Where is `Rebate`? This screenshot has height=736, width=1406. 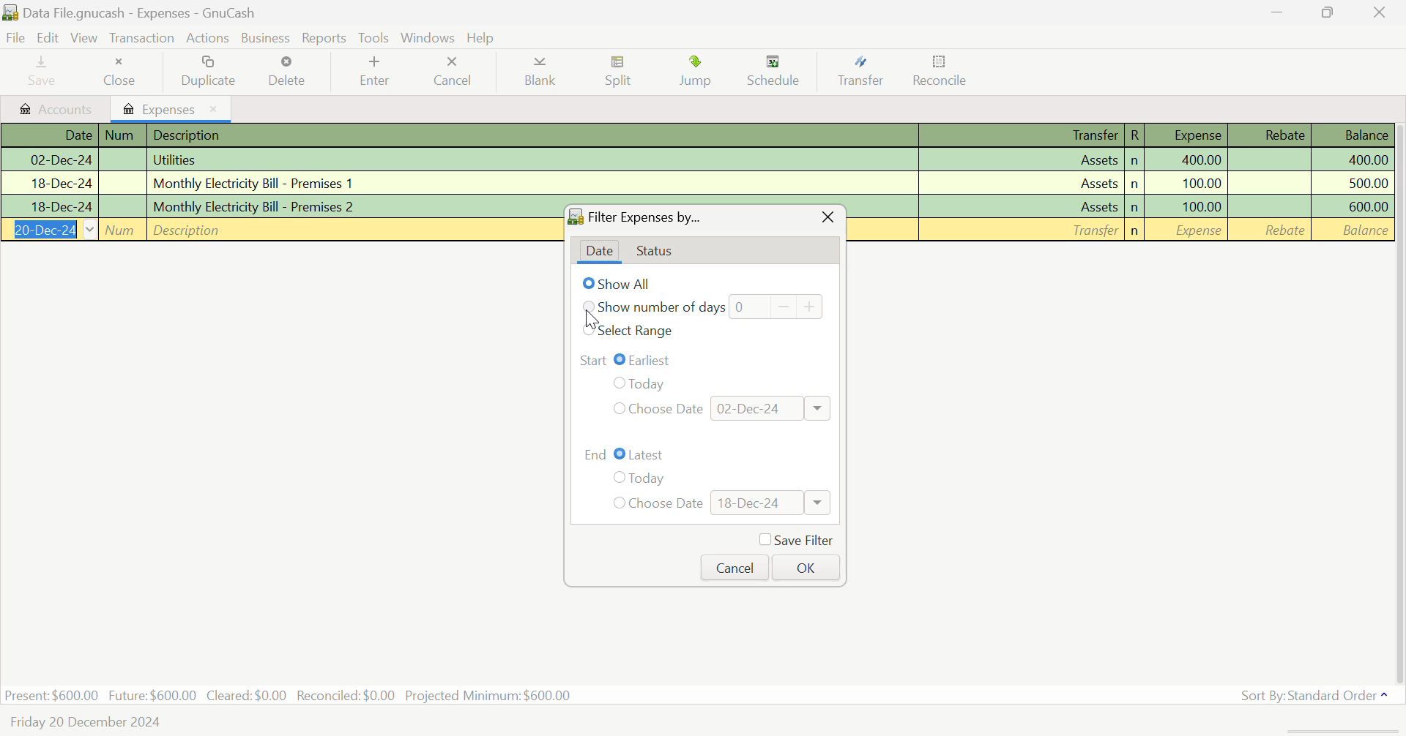
Rebate is located at coordinates (1269, 182).